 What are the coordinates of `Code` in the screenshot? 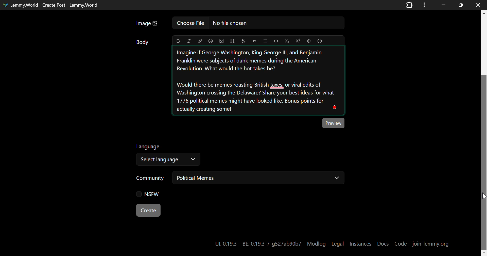 It's located at (400, 244).